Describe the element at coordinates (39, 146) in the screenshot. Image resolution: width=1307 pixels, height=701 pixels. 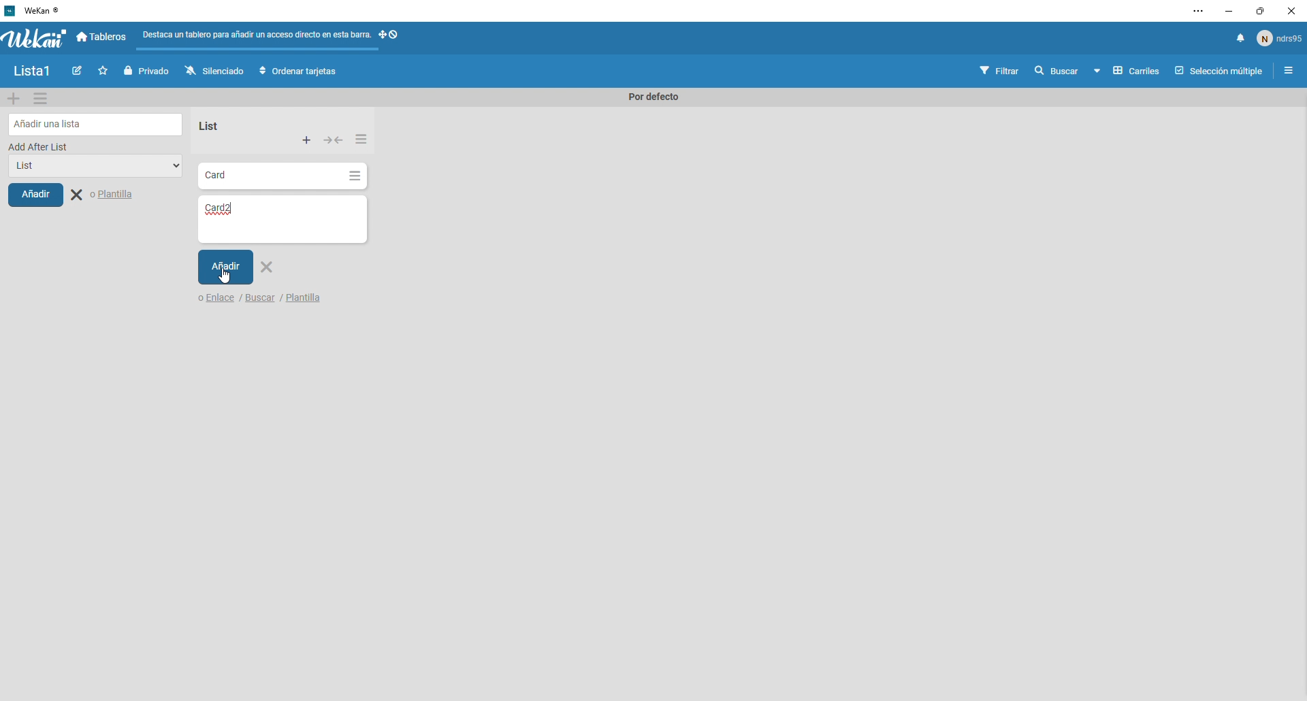
I see `Add after list` at that location.